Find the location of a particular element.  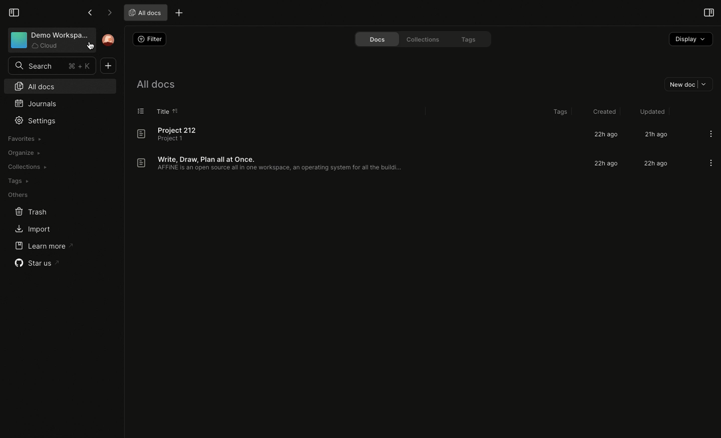

Favorites is located at coordinates (25, 138).